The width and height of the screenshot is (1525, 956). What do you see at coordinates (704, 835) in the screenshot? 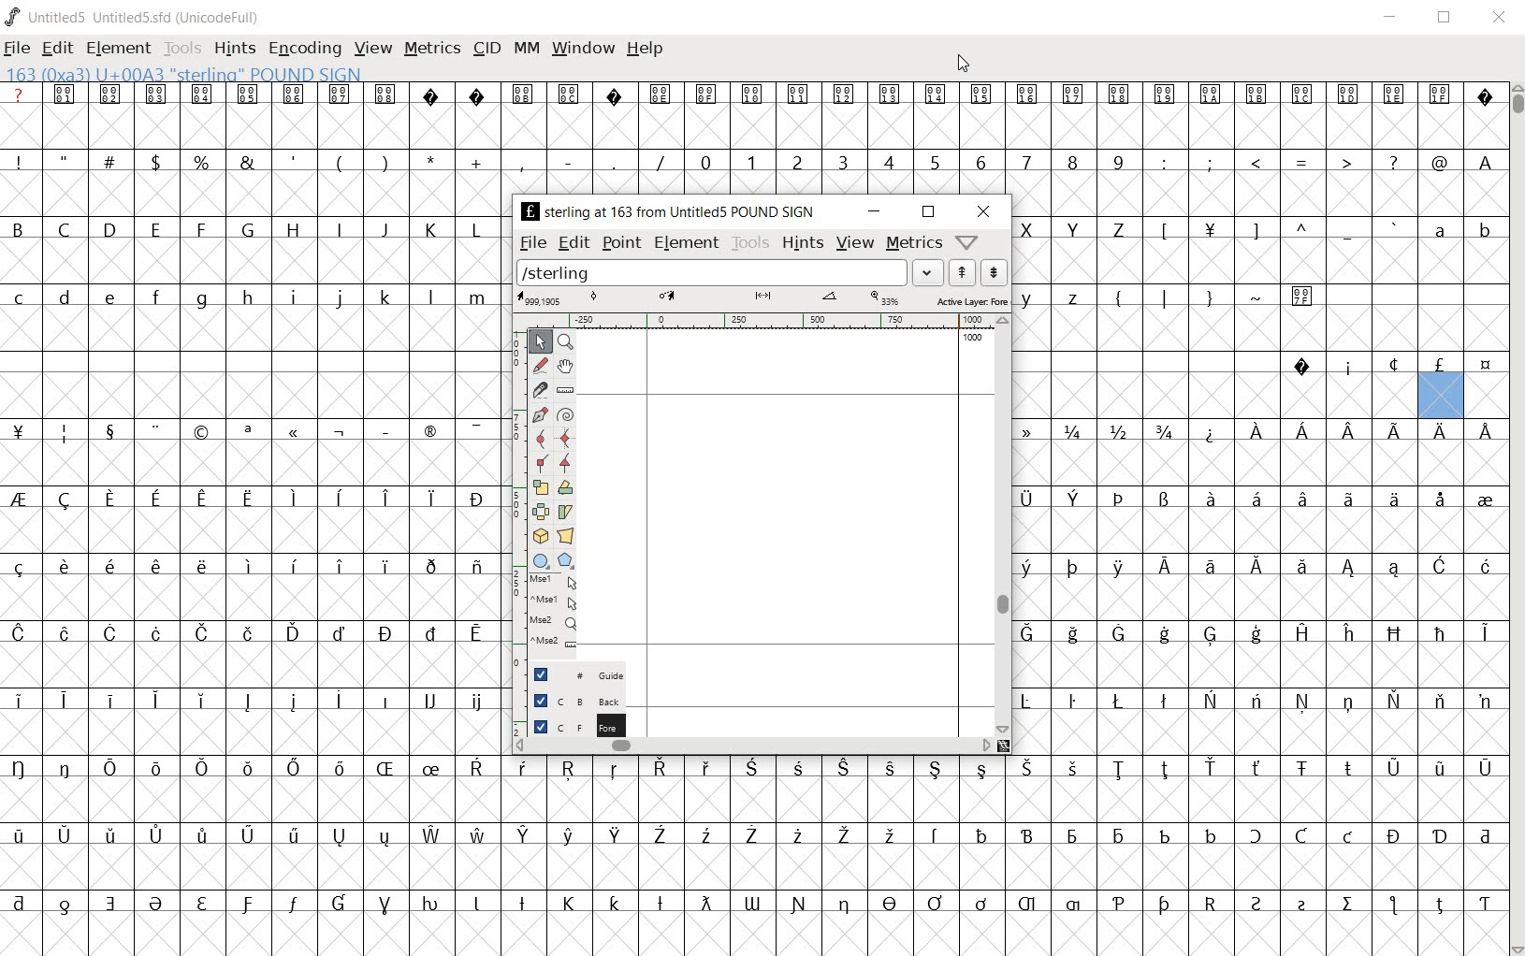
I see `Symbol` at bounding box center [704, 835].